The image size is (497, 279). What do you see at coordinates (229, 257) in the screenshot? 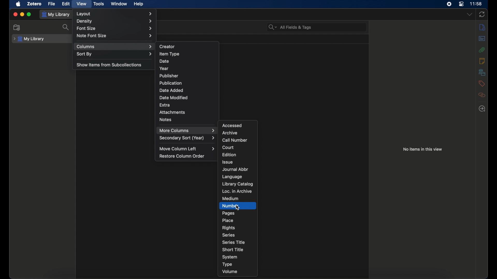
I see `system` at bounding box center [229, 257].